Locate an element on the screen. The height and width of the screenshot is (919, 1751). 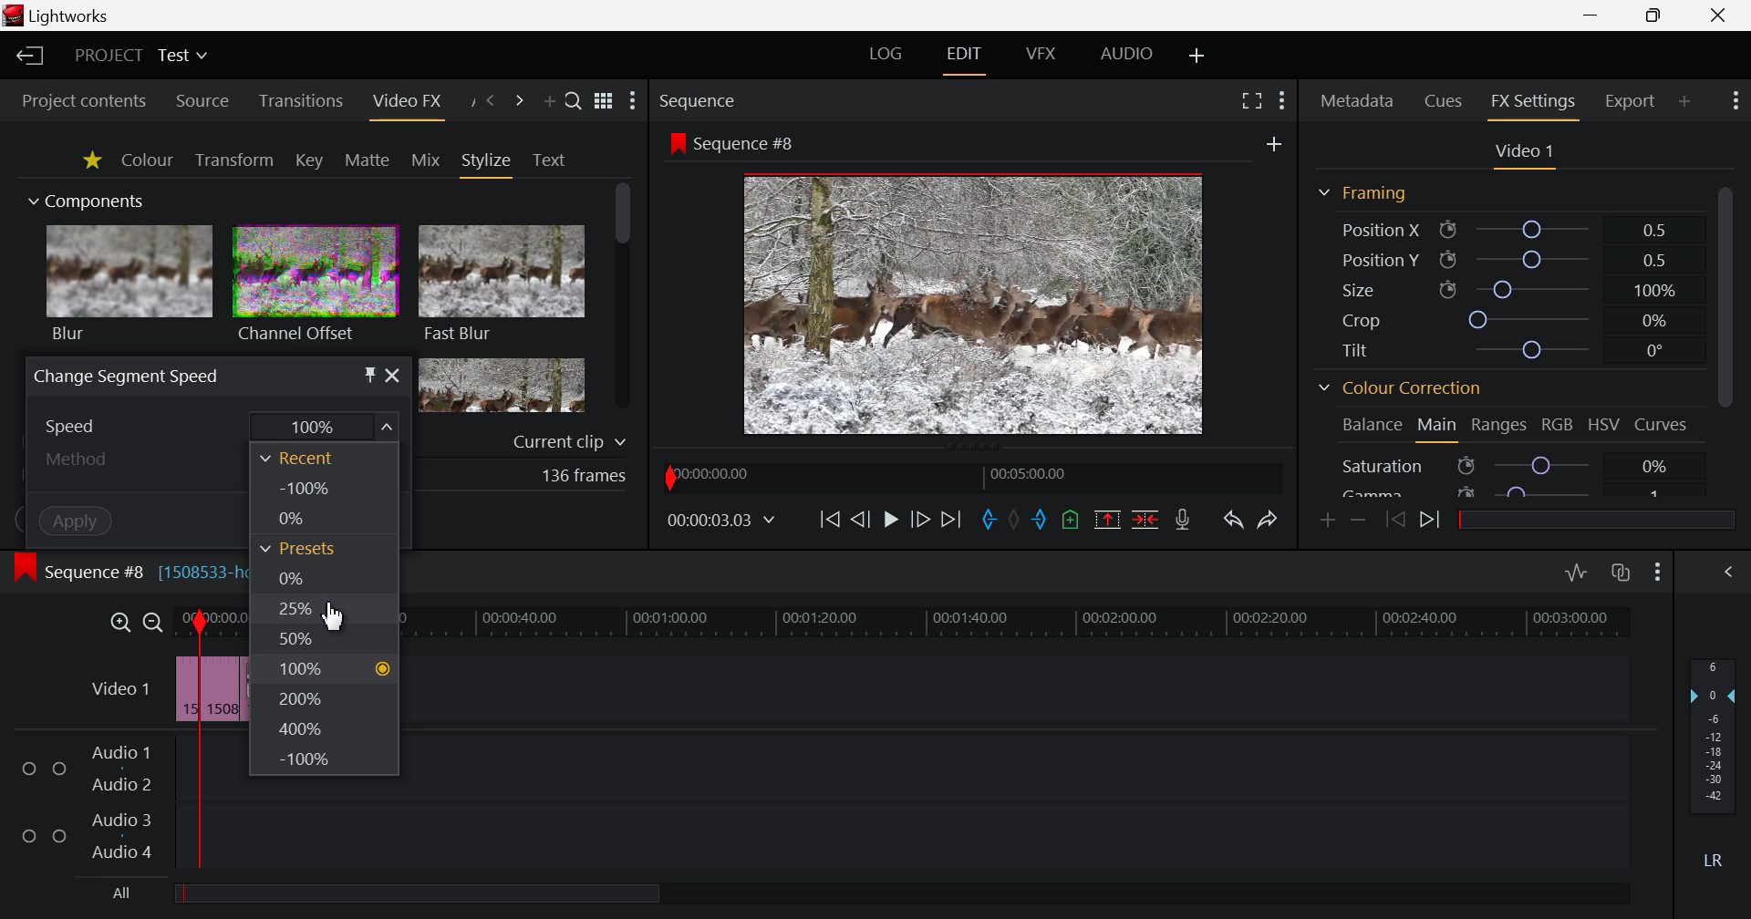
100% is located at coordinates (323, 668).